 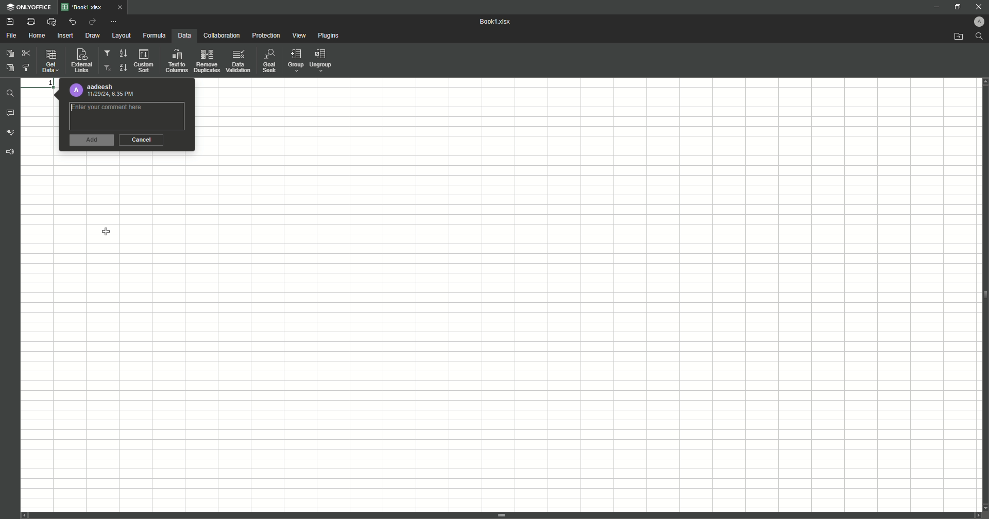 I want to click on ONLYOFFICE, so click(x=29, y=7).